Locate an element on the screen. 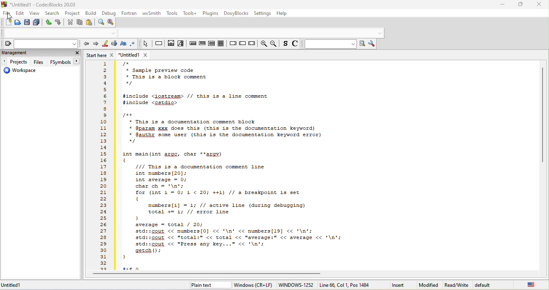  select is located at coordinates (145, 44).